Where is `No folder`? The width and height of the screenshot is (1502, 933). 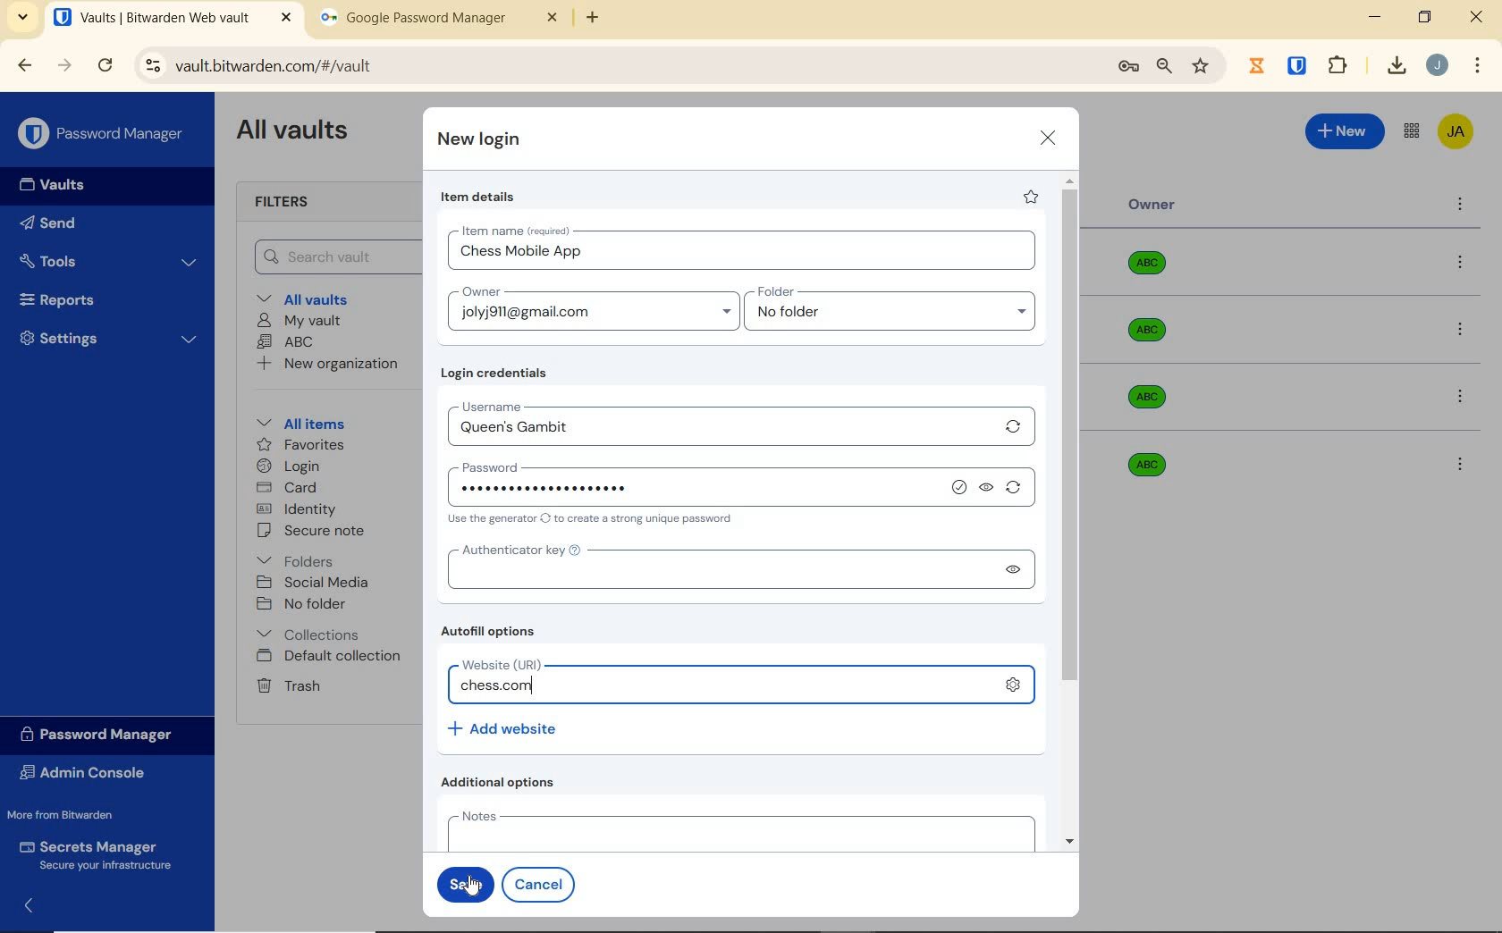
No folder is located at coordinates (304, 605).